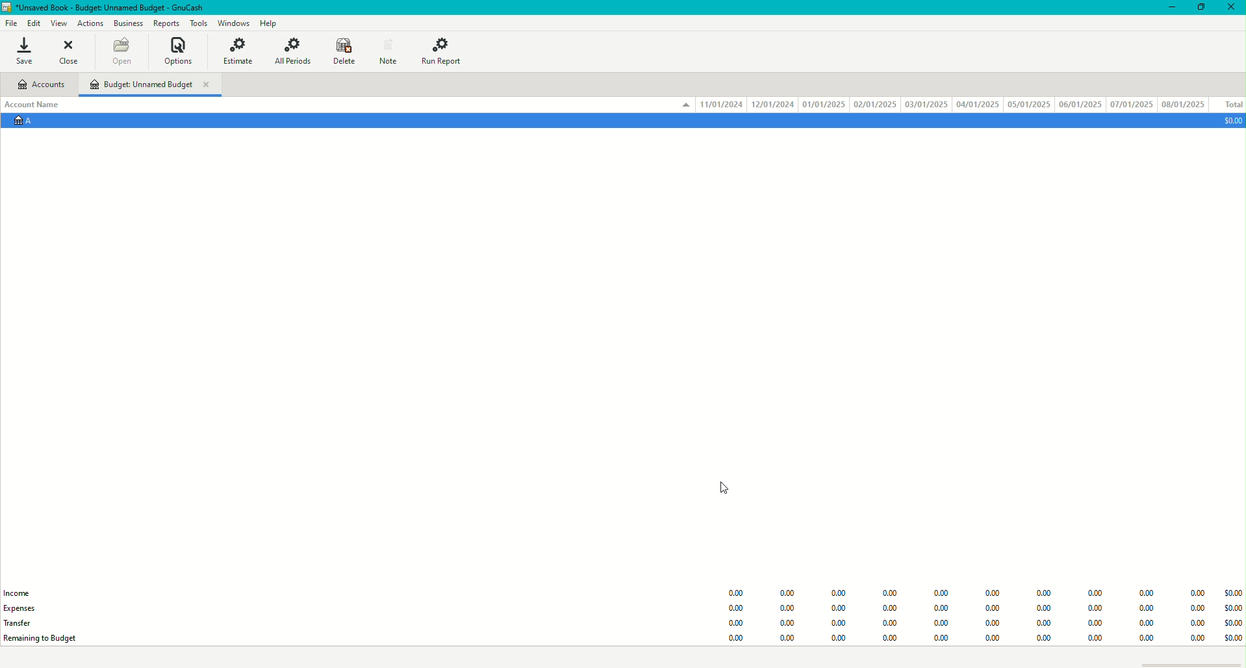 The image size is (1246, 668). What do you see at coordinates (446, 50) in the screenshot?
I see `Run Report` at bounding box center [446, 50].